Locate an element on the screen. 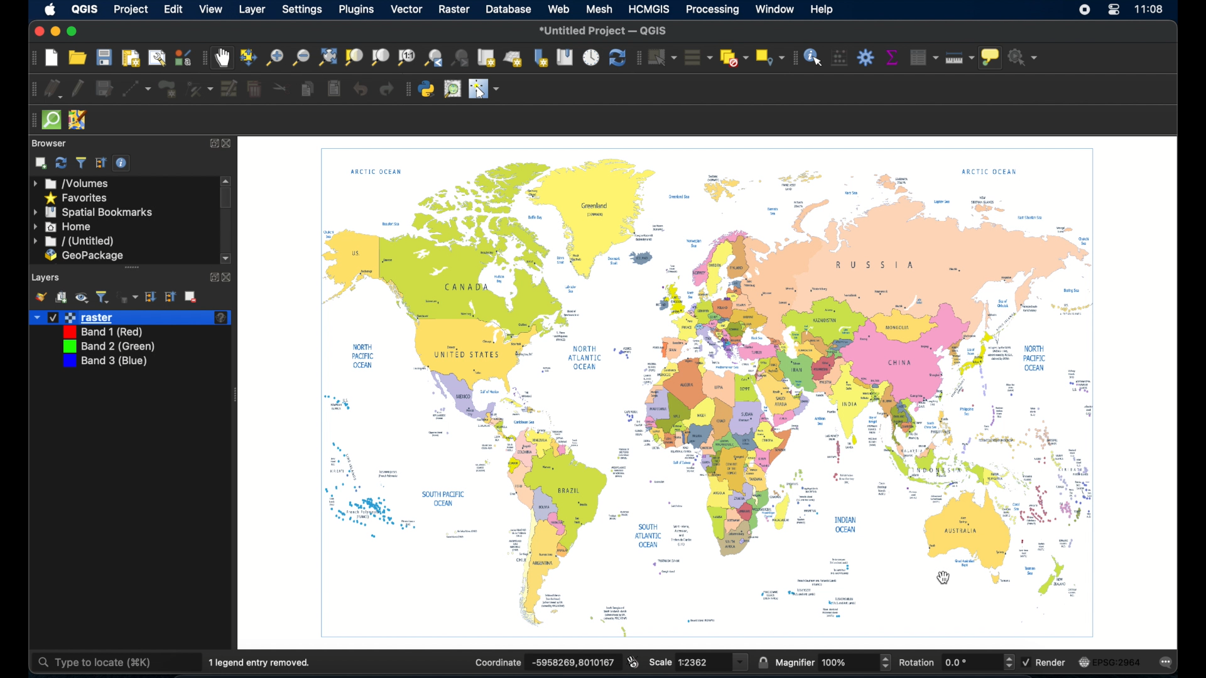 This screenshot has height=678, width=1206. copy features is located at coordinates (307, 89).